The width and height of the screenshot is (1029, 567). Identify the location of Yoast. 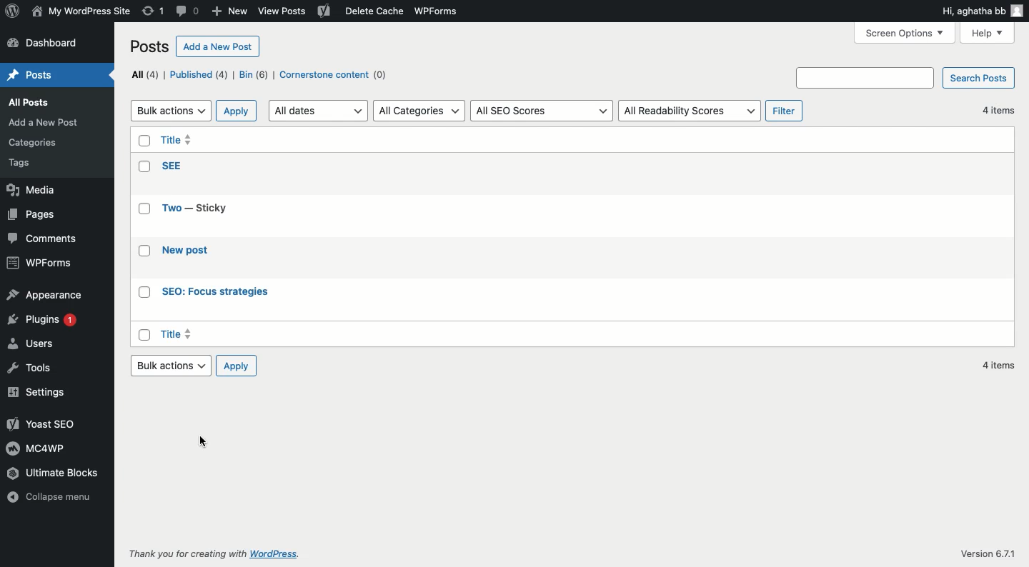
(324, 12).